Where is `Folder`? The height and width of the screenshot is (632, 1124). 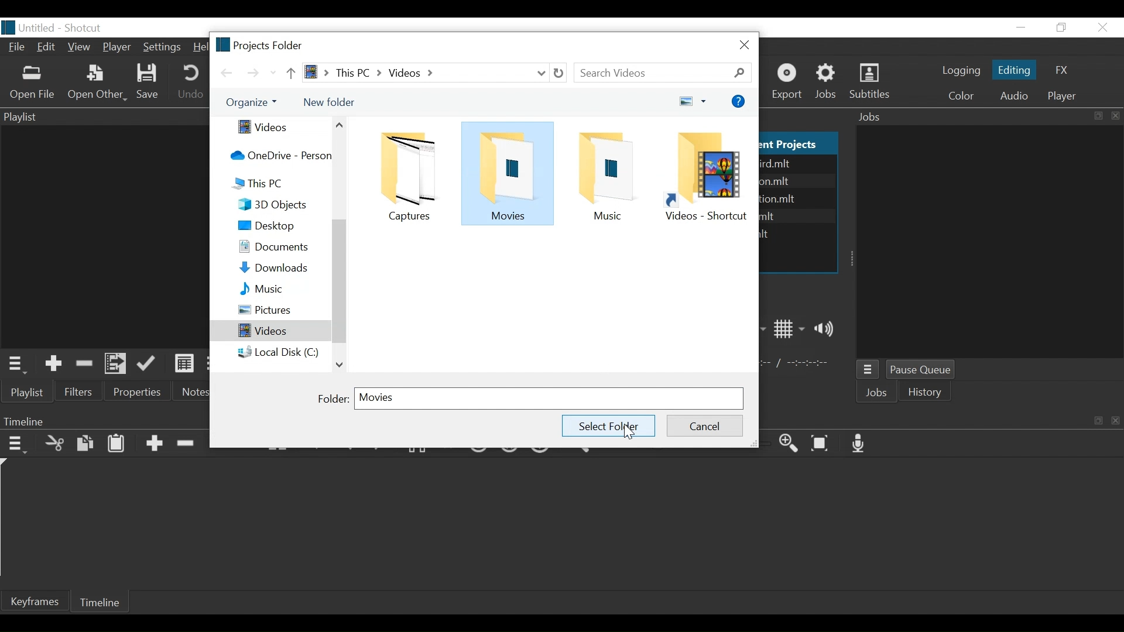
Folder is located at coordinates (701, 176).